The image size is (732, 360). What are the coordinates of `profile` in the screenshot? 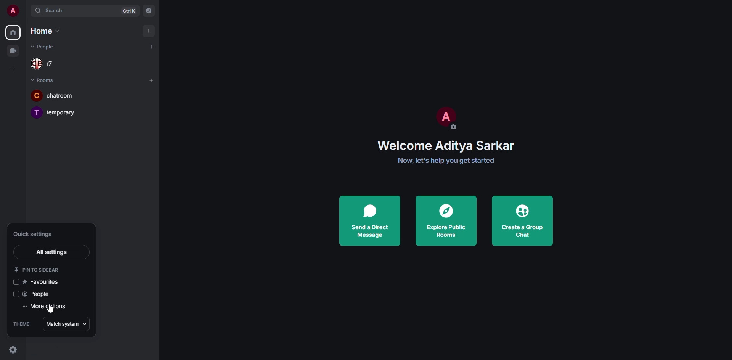 It's located at (13, 11).